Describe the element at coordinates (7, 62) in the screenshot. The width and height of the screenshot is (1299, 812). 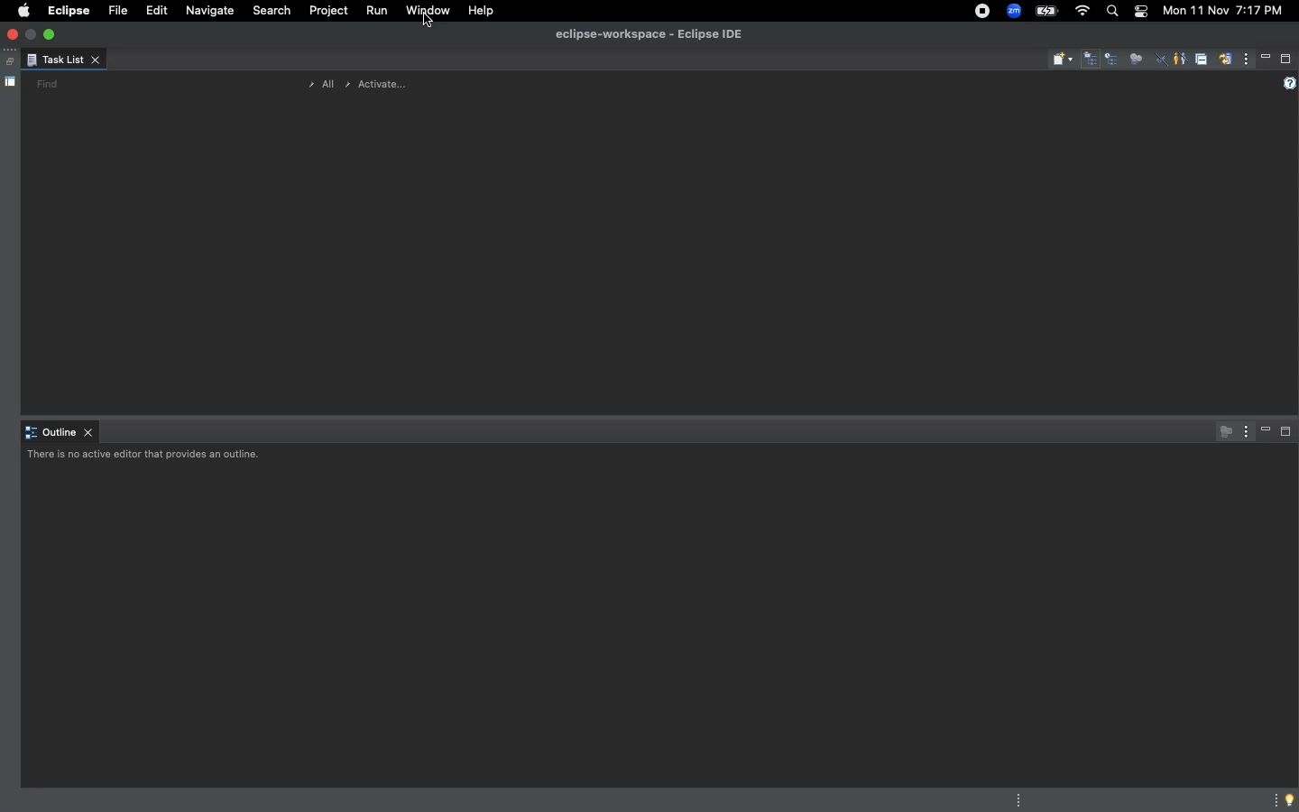
I see `Restore` at that location.